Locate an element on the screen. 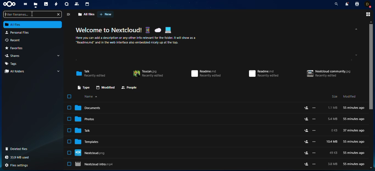 The height and width of the screenshot is (171, 375). more is located at coordinates (314, 131).